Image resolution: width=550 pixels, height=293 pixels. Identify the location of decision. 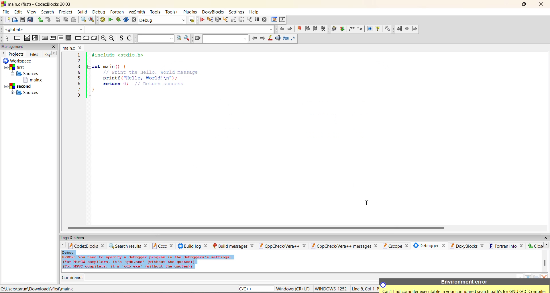
(27, 38).